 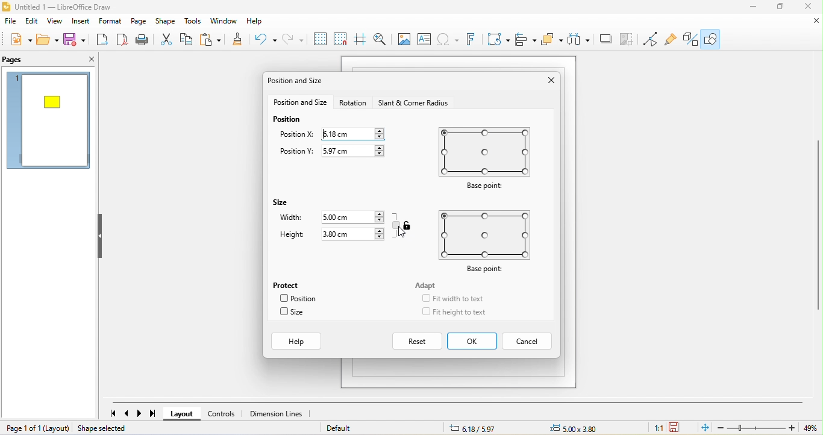 What do you see at coordinates (354, 151) in the screenshot?
I see `5.97 cm` at bounding box center [354, 151].